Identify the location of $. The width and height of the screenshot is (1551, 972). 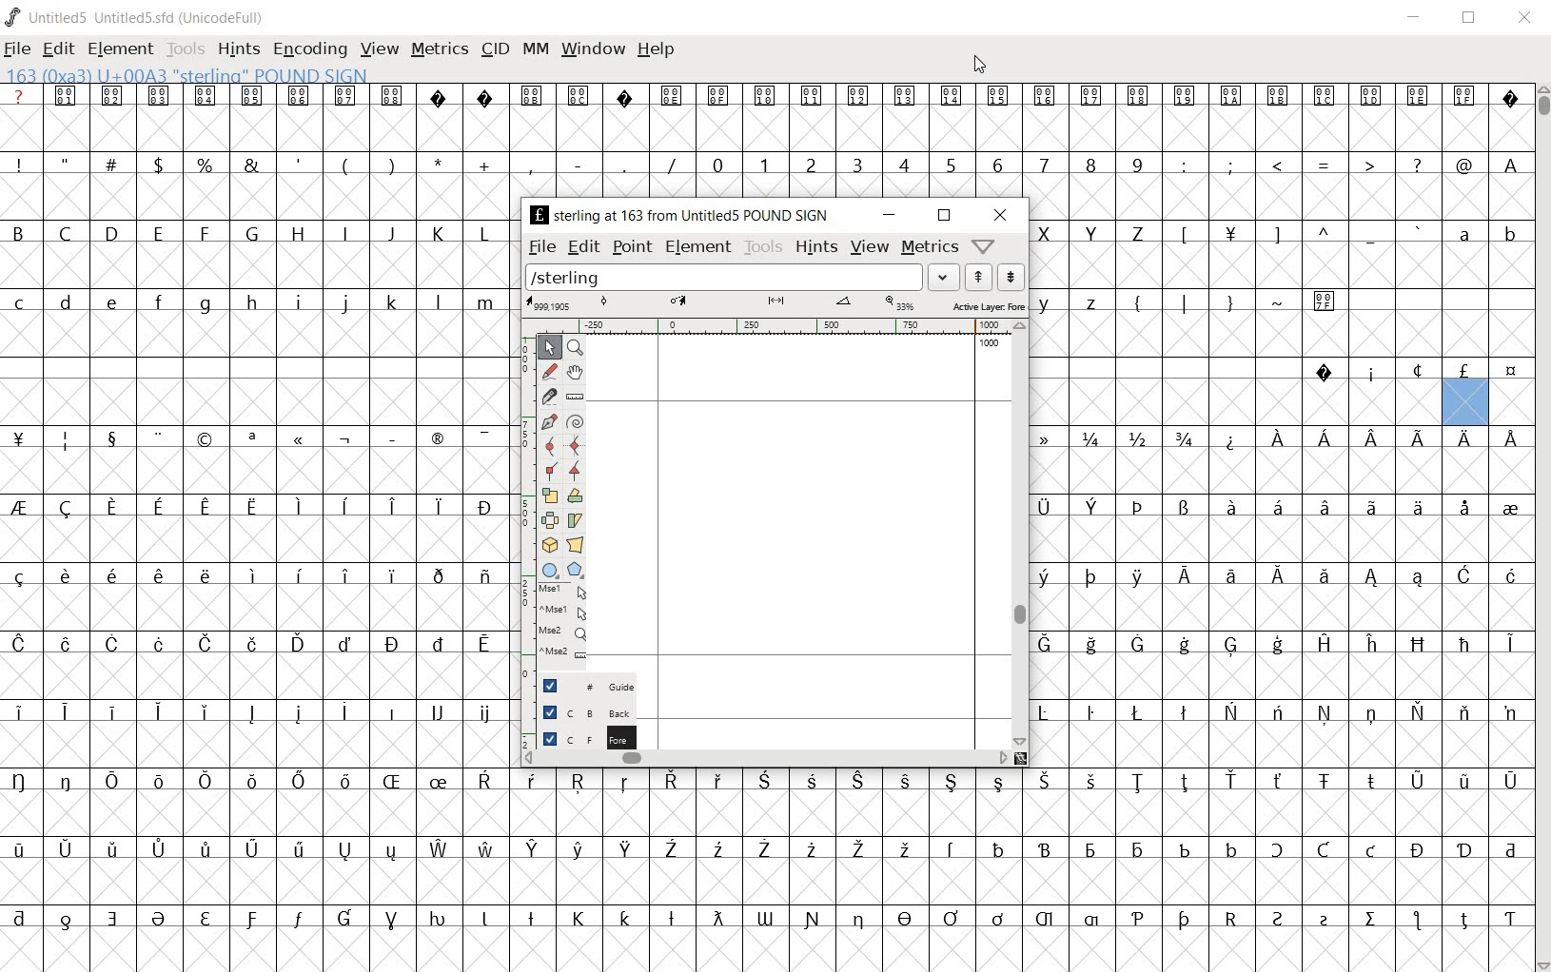
(162, 165).